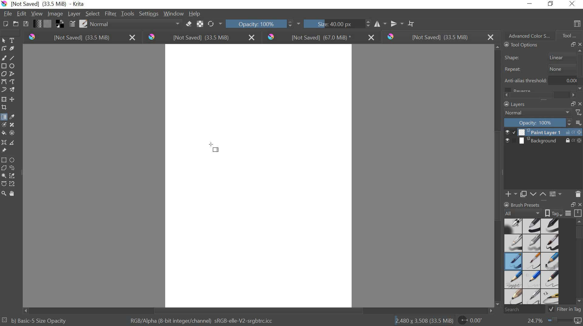  I want to click on SAVE, so click(26, 23).